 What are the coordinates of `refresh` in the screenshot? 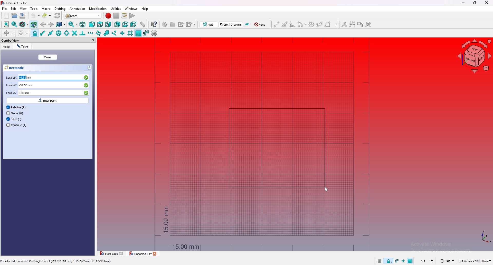 It's located at (57, 15).